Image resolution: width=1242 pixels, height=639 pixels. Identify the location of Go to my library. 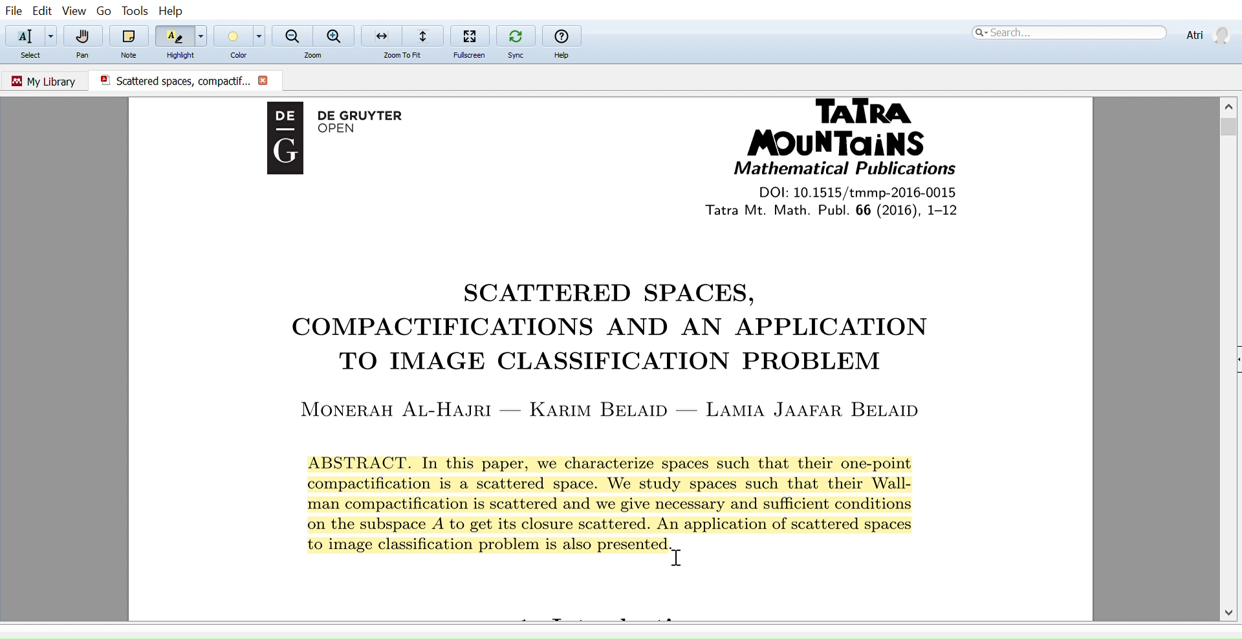
(45, 80).